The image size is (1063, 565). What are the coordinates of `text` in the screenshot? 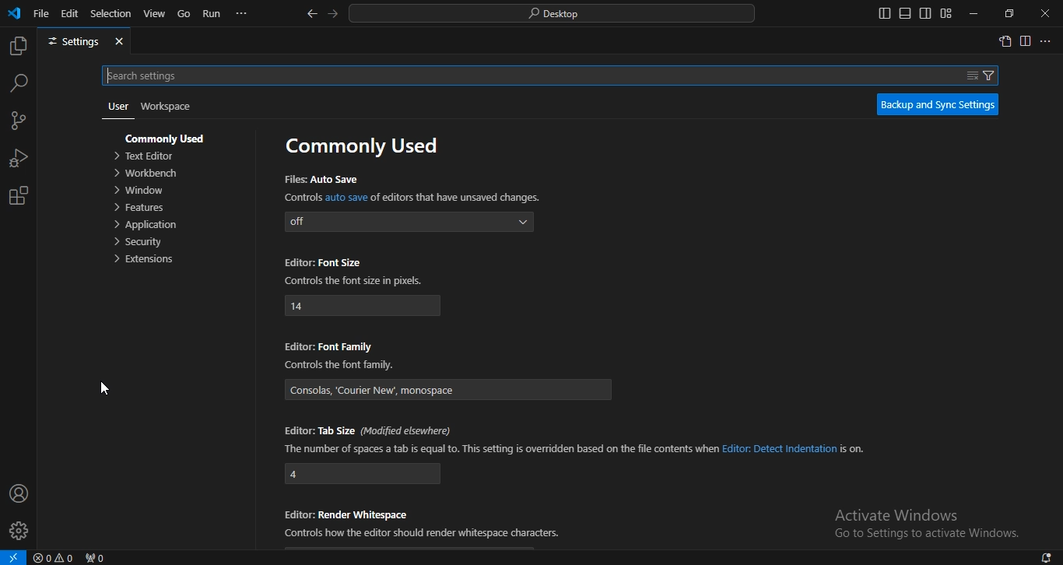 It's located at (928, 535).